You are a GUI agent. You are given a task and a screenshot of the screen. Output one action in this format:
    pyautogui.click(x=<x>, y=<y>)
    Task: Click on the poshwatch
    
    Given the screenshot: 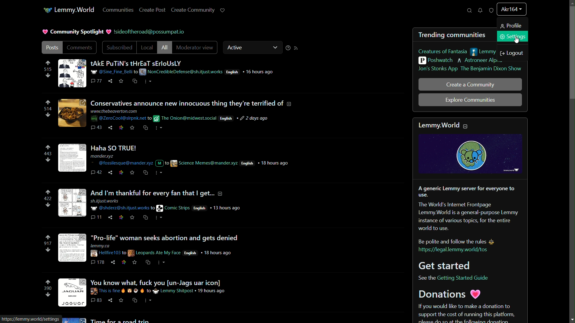 What is the action you would take?
    pyautogui.click(x=435, y=60)
    